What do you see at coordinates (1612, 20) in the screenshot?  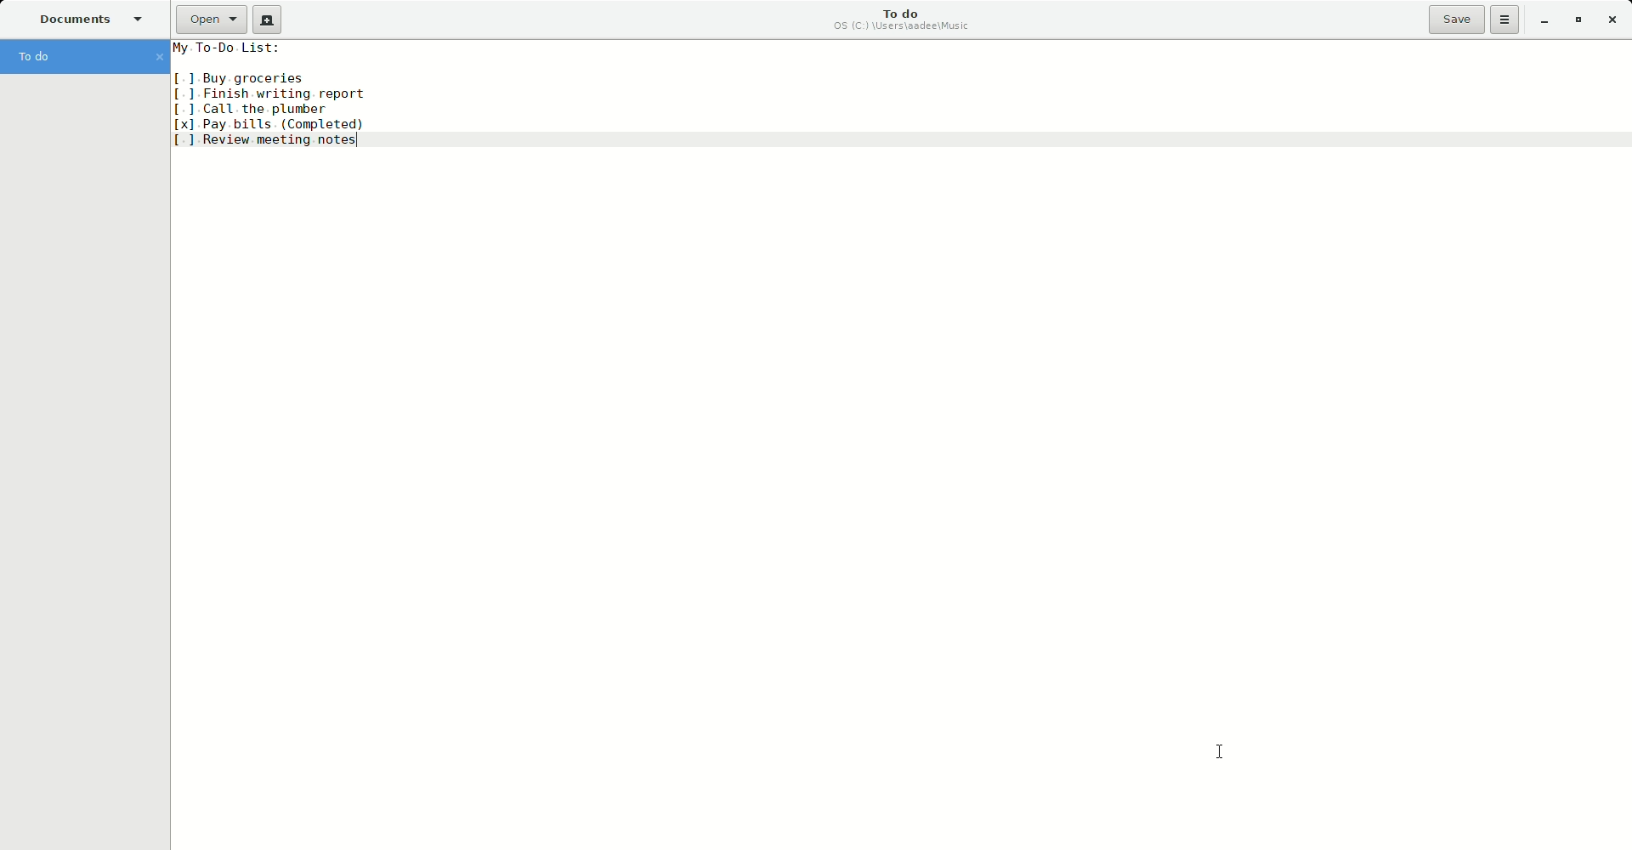 I see `Close` at bounding box center [1612, 20].